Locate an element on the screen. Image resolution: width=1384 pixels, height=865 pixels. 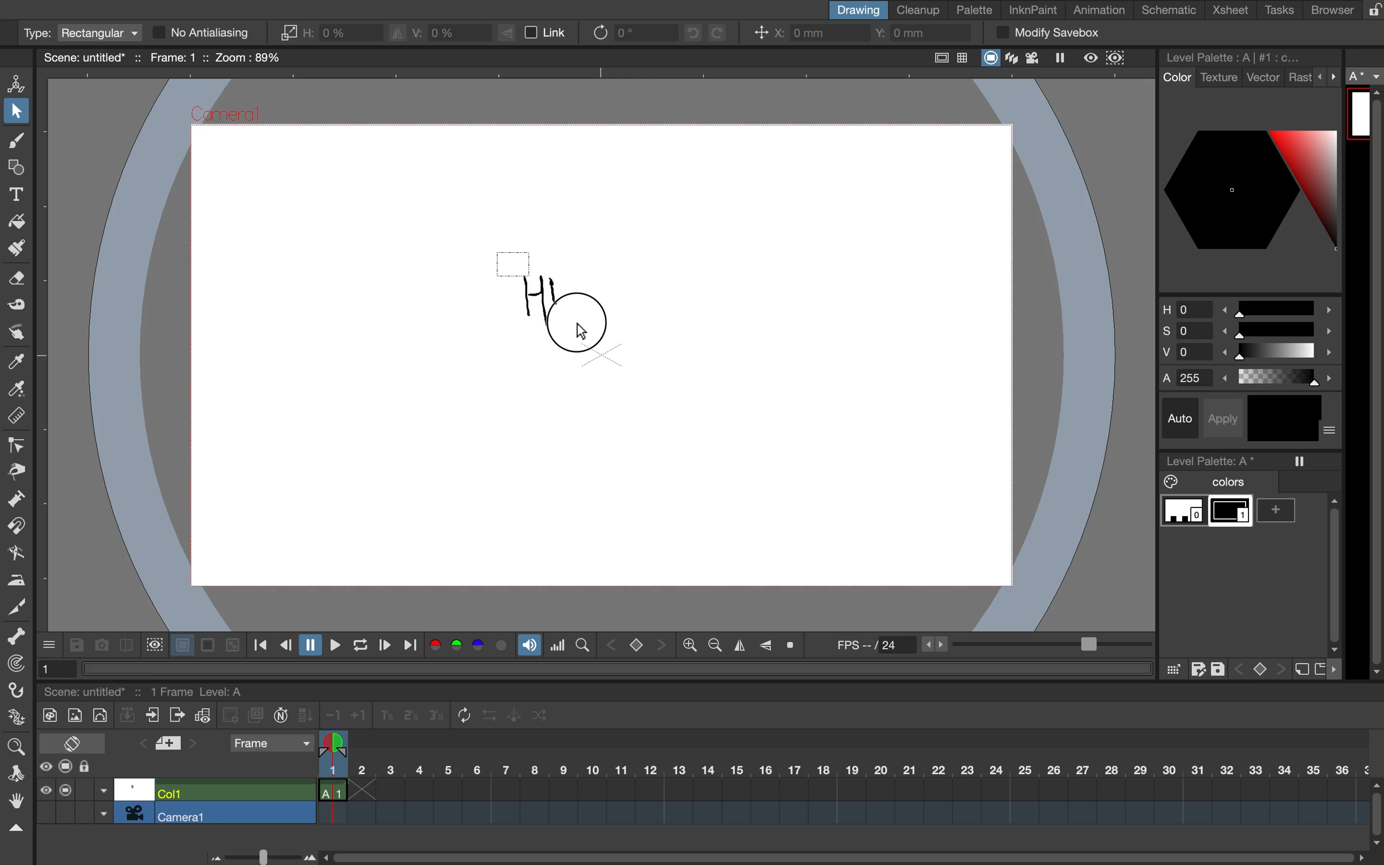
3d view is located at coordinates (1013, 59).